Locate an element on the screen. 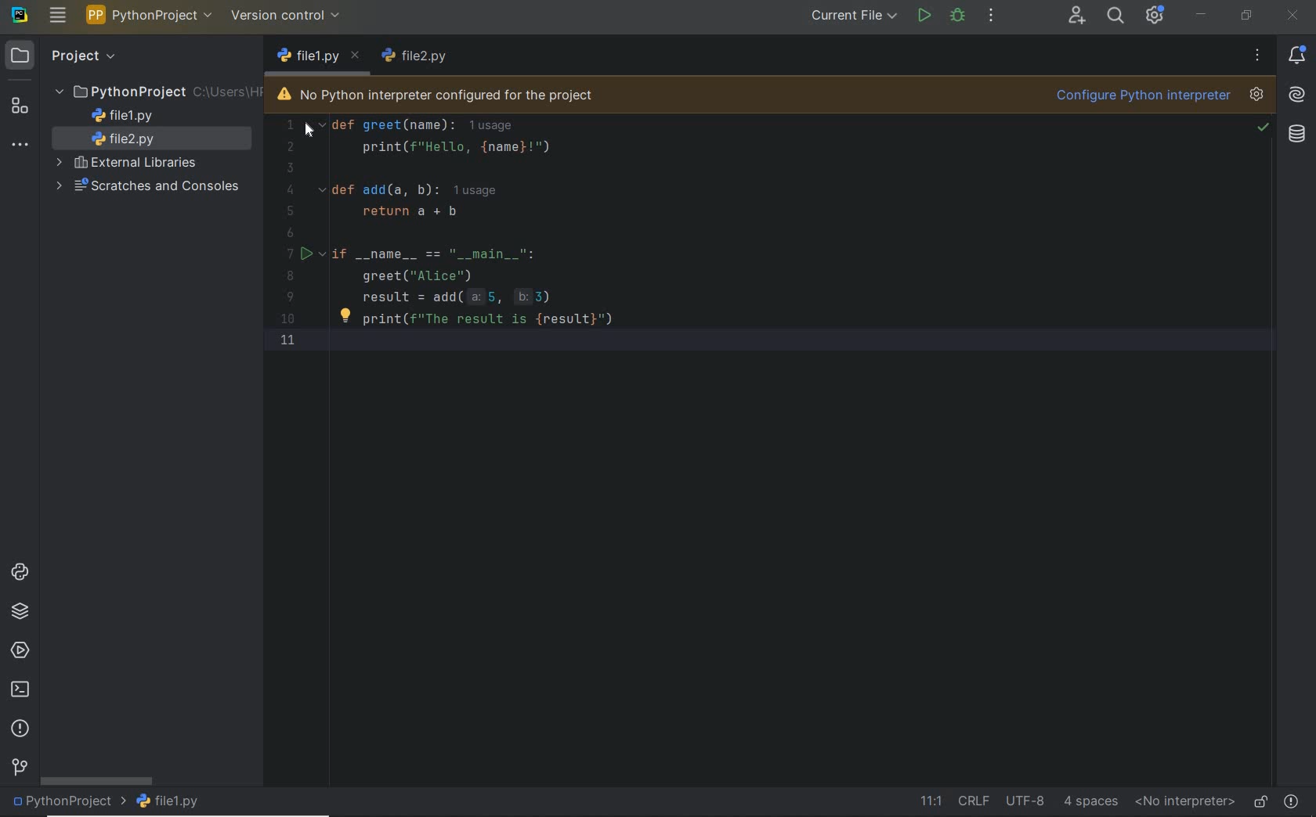 The image size is (1316, 817). codes is located at coordinates (587, 243).